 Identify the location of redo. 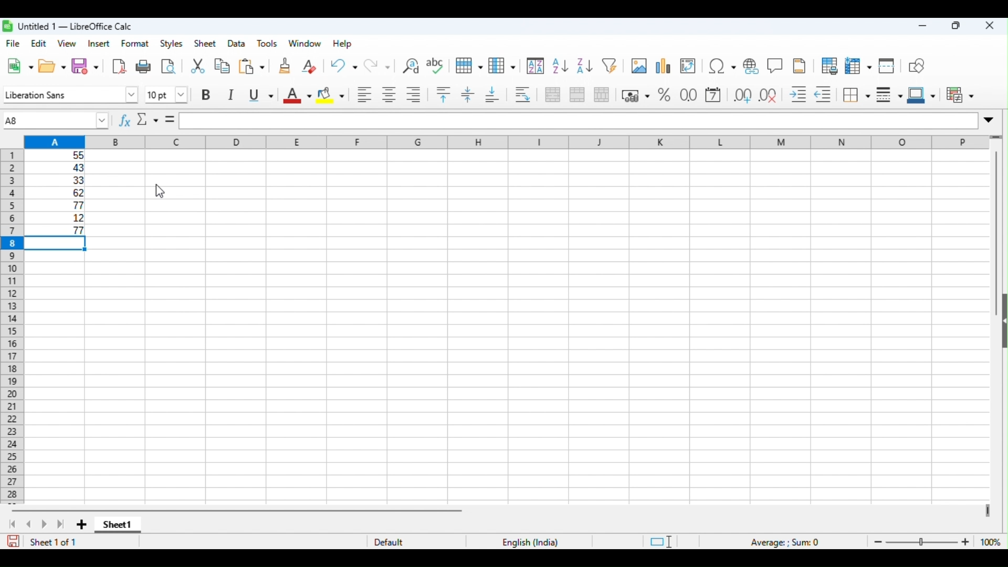
(379, 67).